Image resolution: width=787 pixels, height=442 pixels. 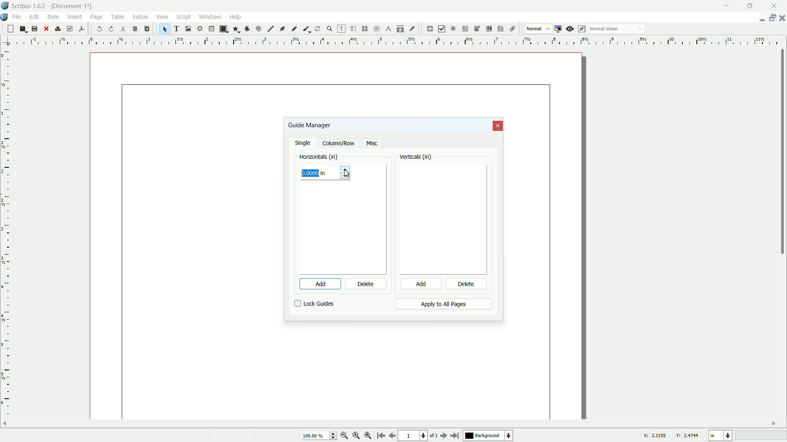 What do you see at coordinates (548, 29) in the screenshot?
I see `dropdown` at bounding box center [548, 29].